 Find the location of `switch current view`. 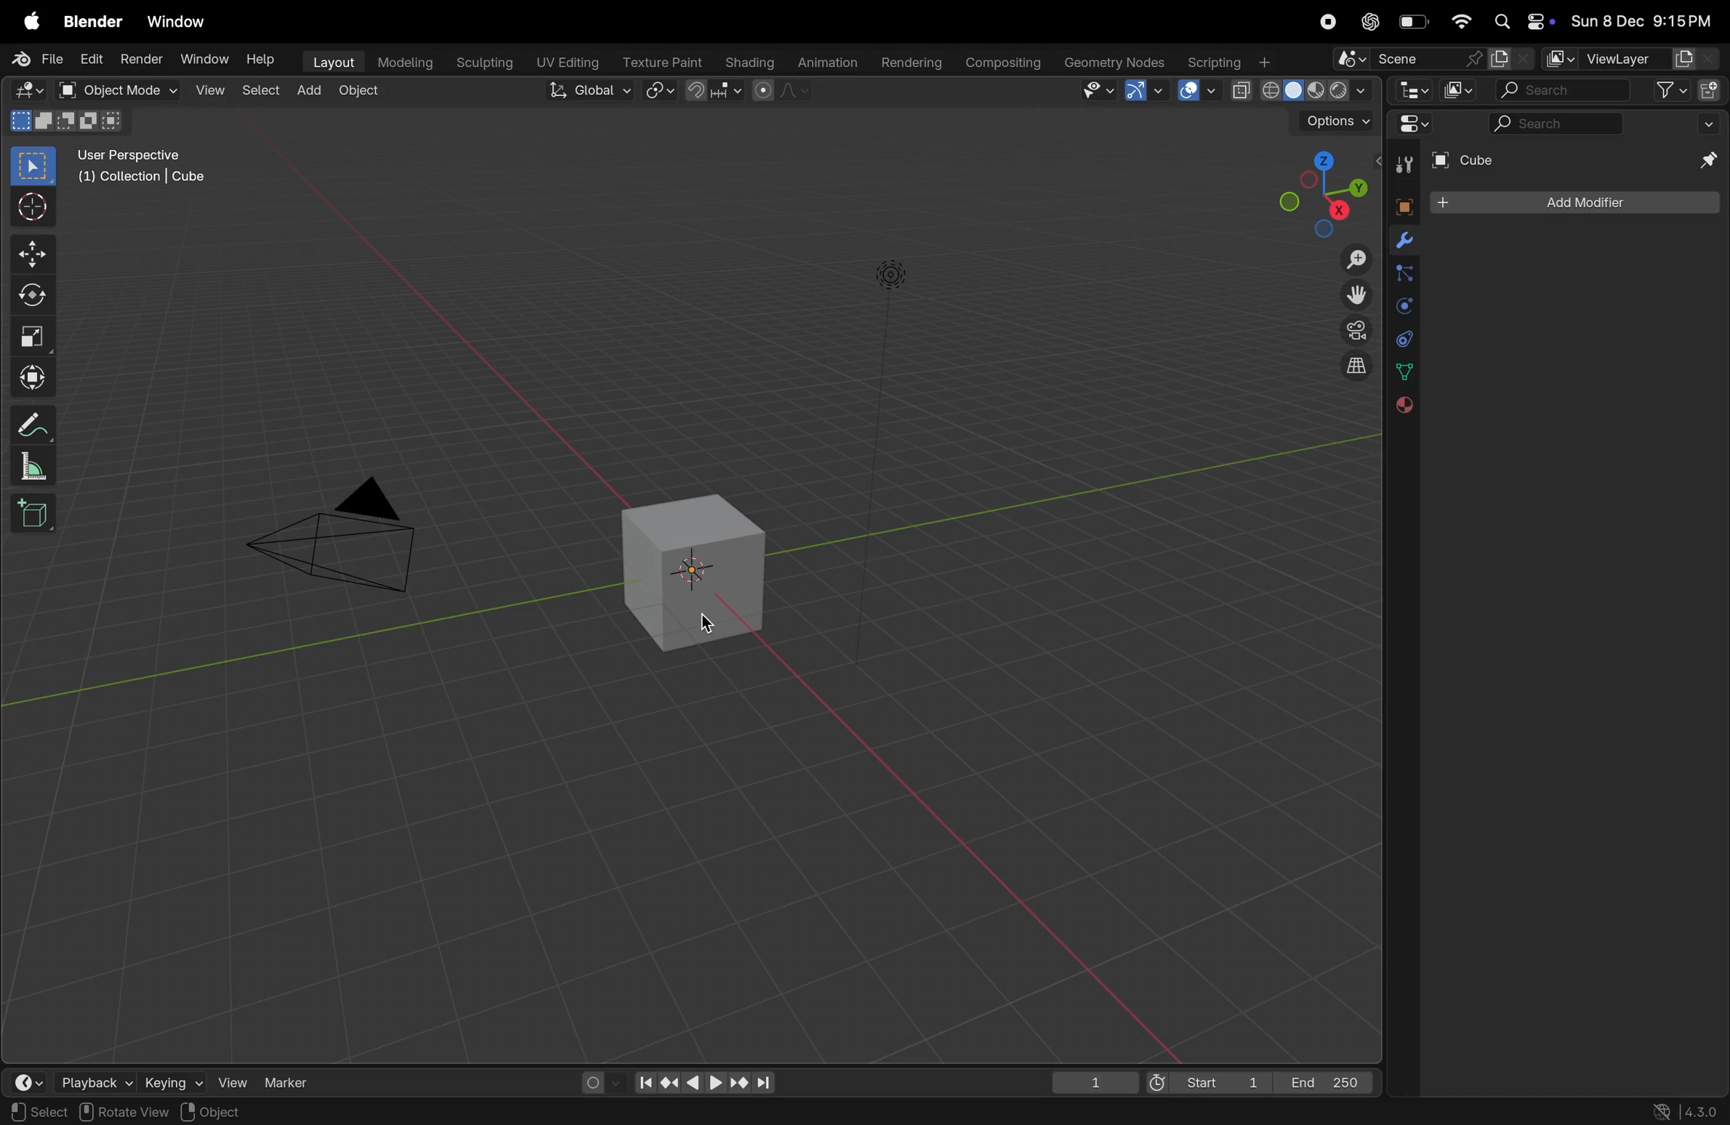

switch current view is located at coordinates (1348, 369).